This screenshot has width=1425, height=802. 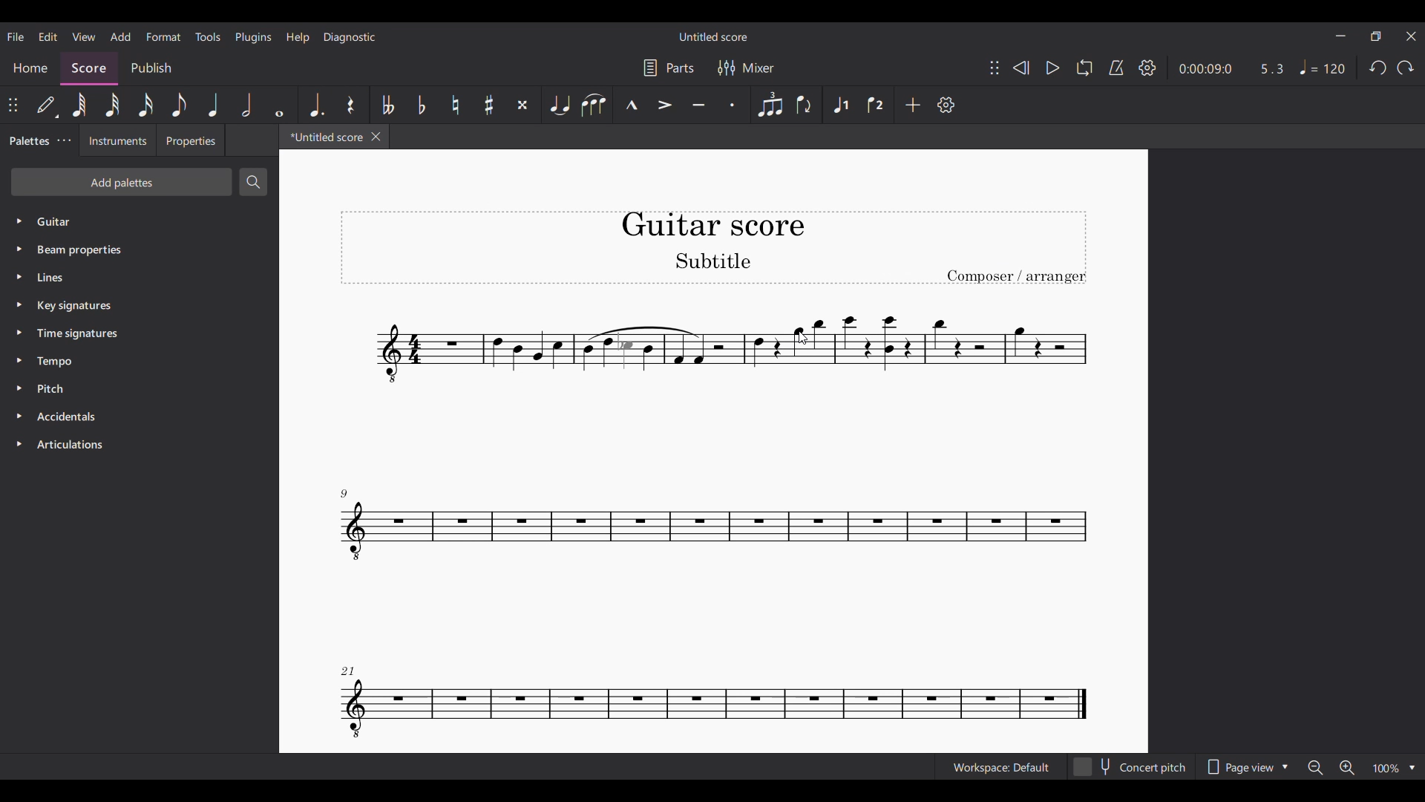 What do you see at coordinates (1377, 68) in the screenshot?
I see `Undo` at bounding box center [1377, 68].